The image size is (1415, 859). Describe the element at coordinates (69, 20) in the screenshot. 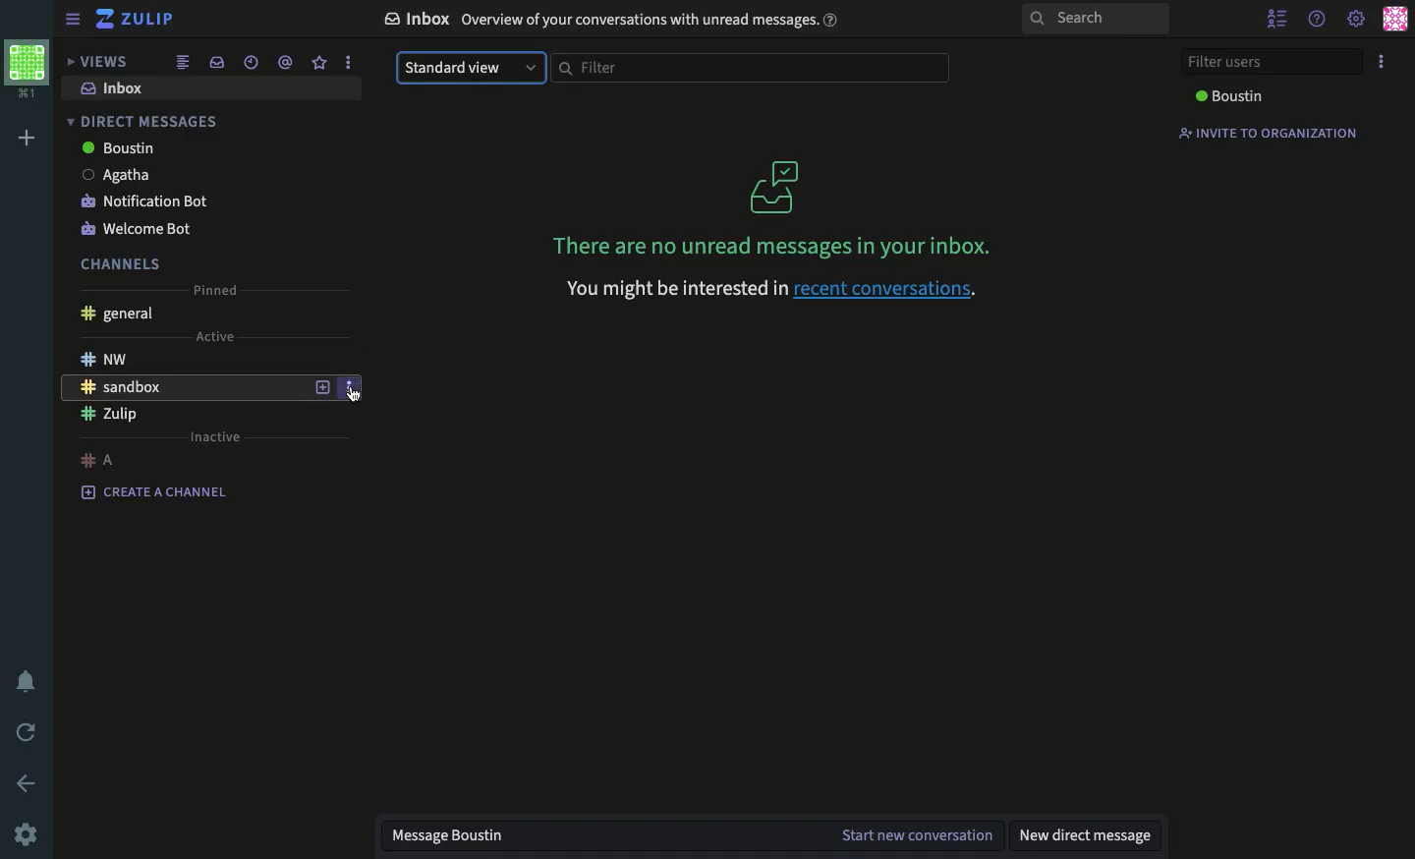

I see `sidebar ` at that location.